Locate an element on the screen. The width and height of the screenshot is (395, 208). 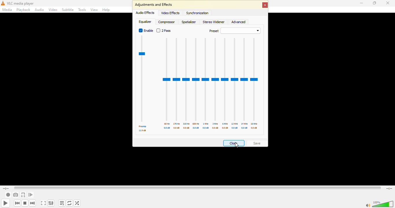
synchronization is located at coordinates (198, 13).